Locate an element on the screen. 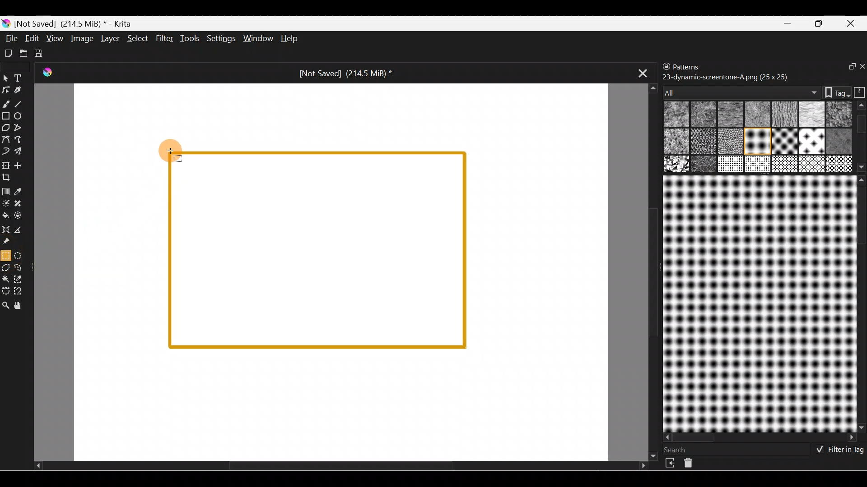  09b drawed_crossedlines.png is located at coordinates (729, 141).